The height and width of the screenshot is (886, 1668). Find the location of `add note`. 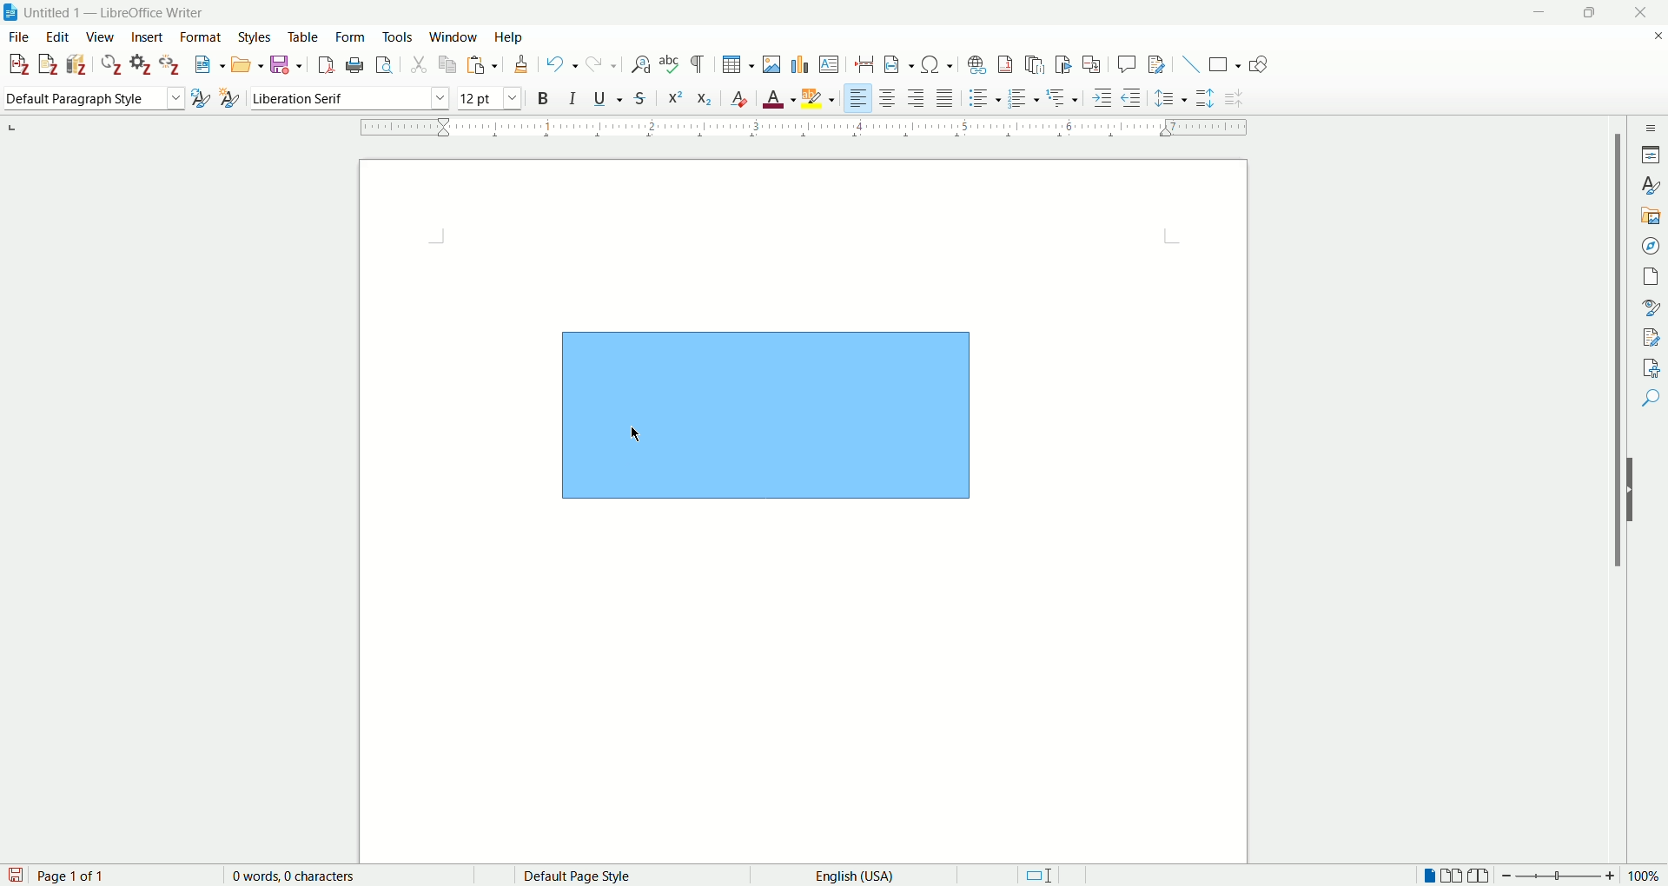

add note is located at coordinates (49, 64).